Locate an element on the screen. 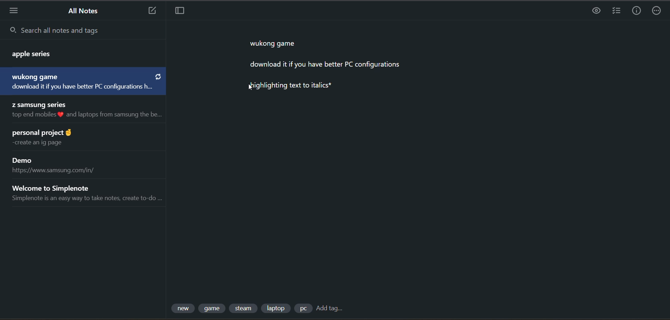 This screenshot has height=320, width=670. note title and preview is located at coordinates (77, 52).